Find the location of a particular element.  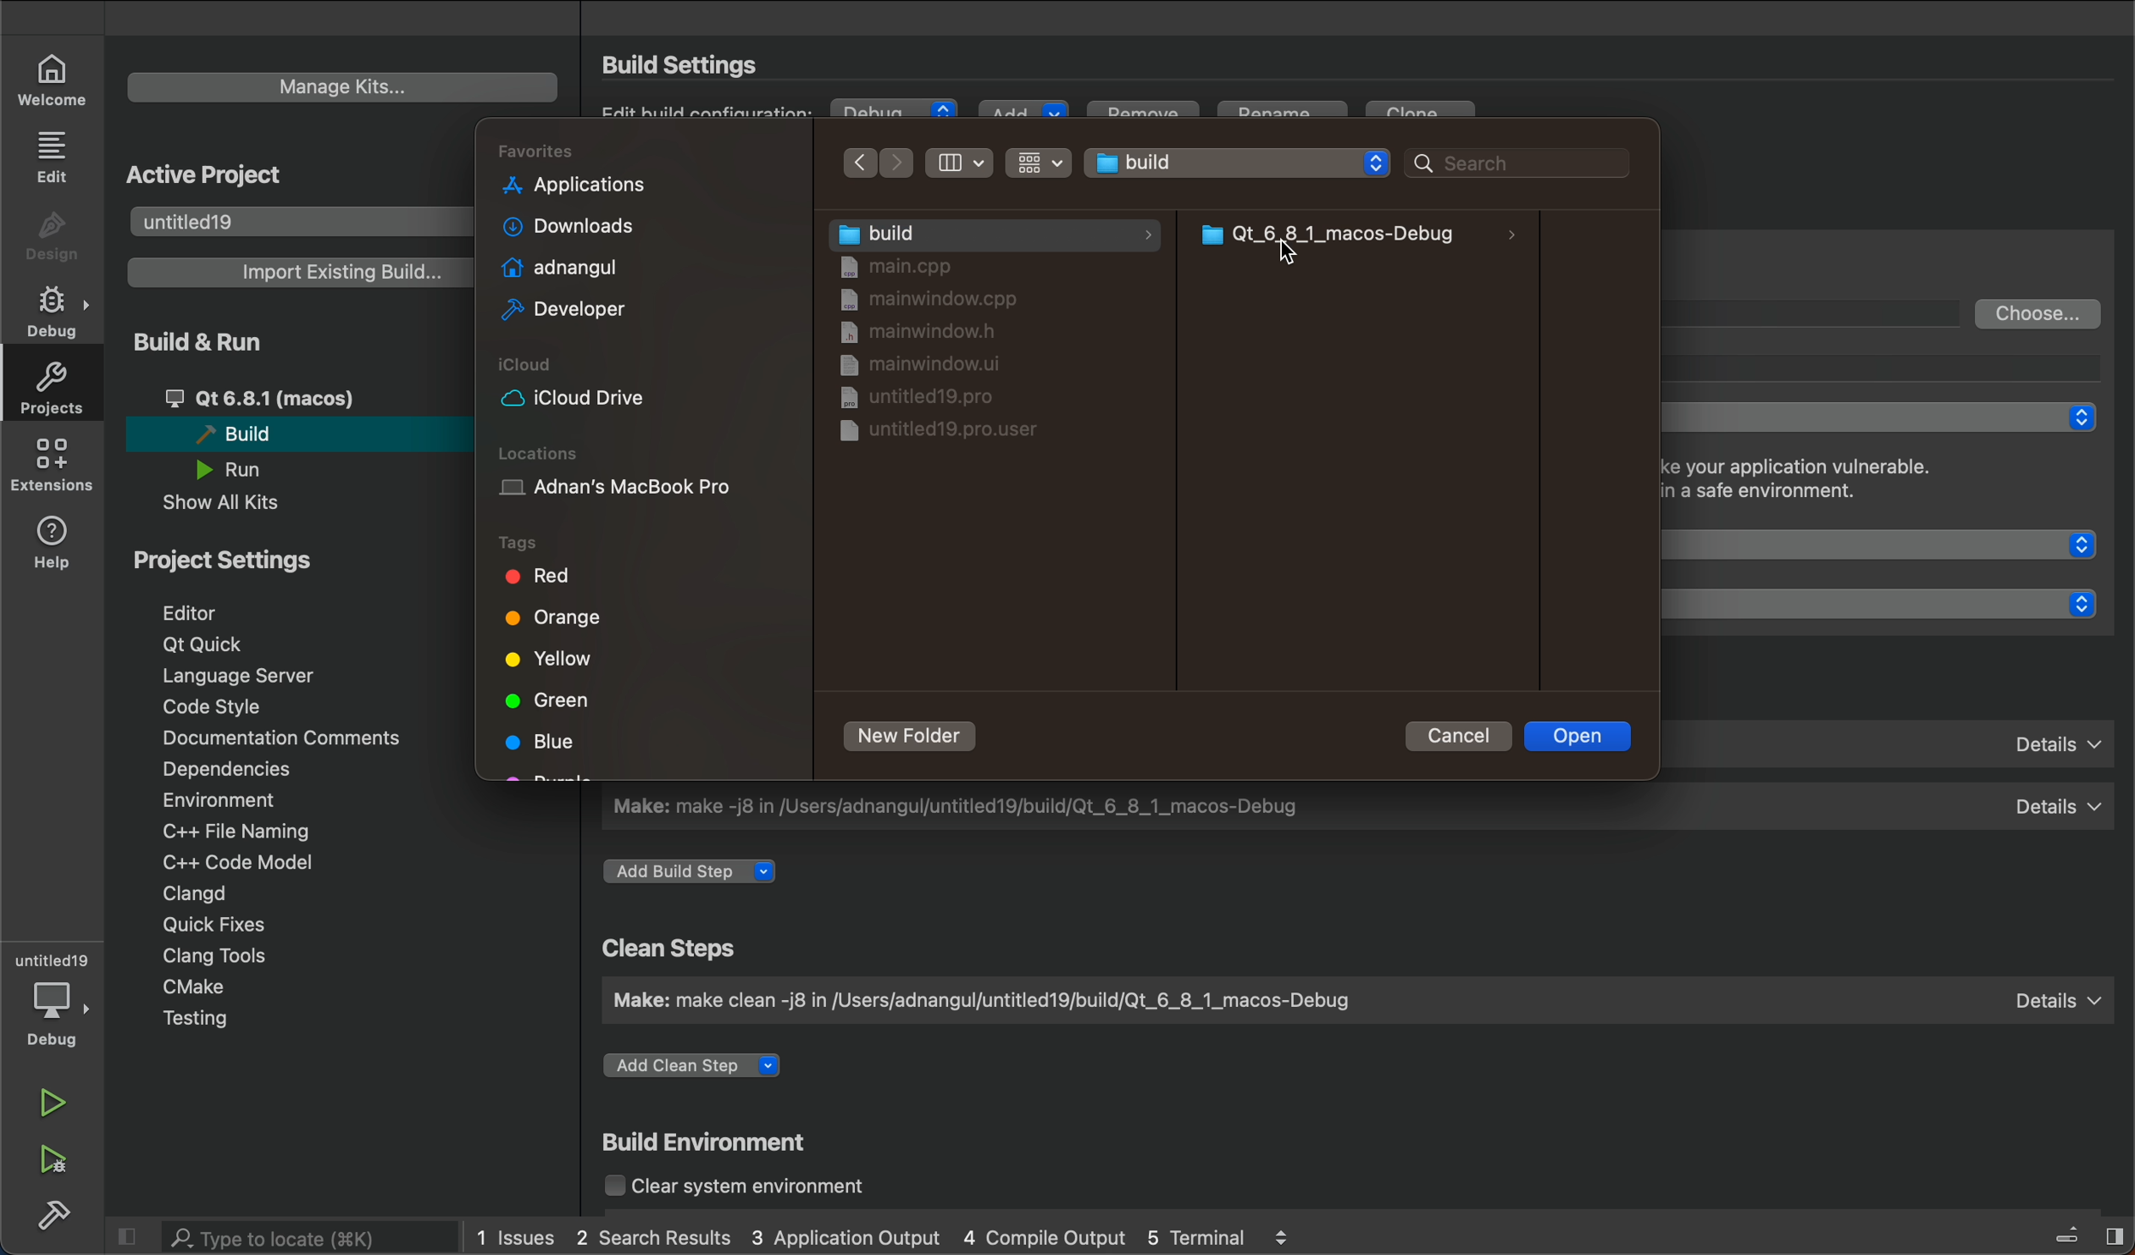

Dependencies  is located at coordinates (246, 771).